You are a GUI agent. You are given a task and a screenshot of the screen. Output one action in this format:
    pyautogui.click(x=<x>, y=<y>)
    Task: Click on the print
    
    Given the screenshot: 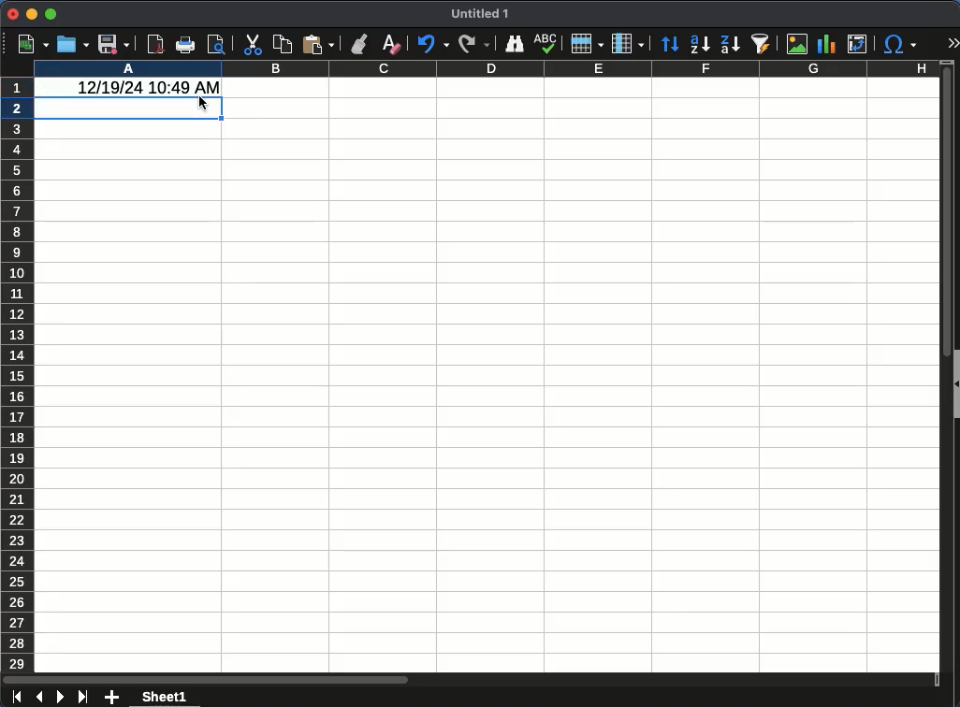 What is the action you would take?
    pyautogui.click(x=186, y=45)
    